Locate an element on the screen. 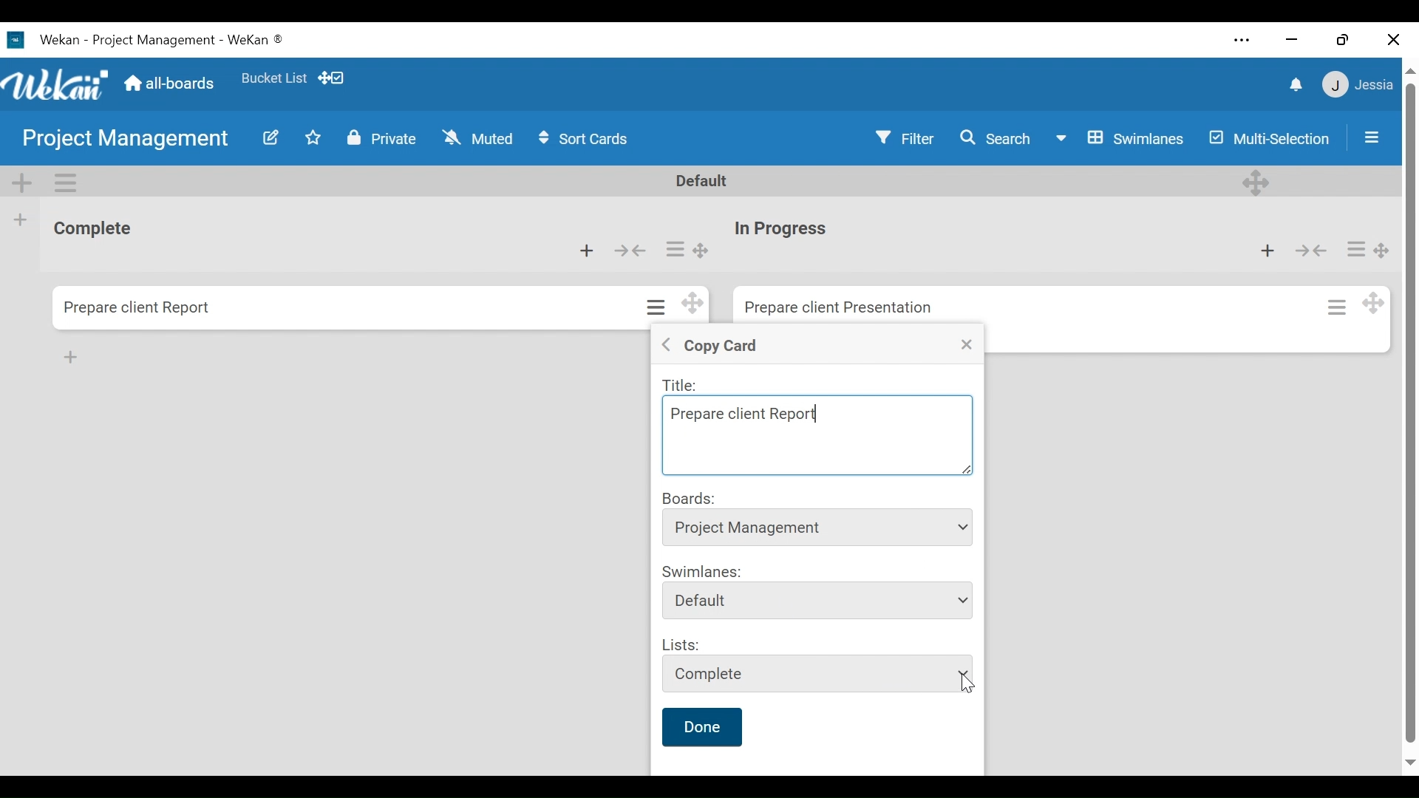 This screenshot has width=1419, height=798. Toggle favorites is located at coordinates (313, 138).